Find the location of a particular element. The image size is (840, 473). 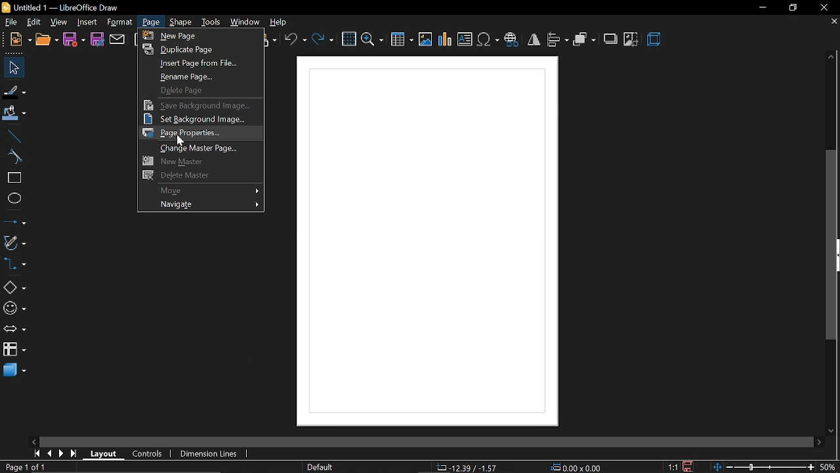

scaling factor is located at coordinates (673, 467).